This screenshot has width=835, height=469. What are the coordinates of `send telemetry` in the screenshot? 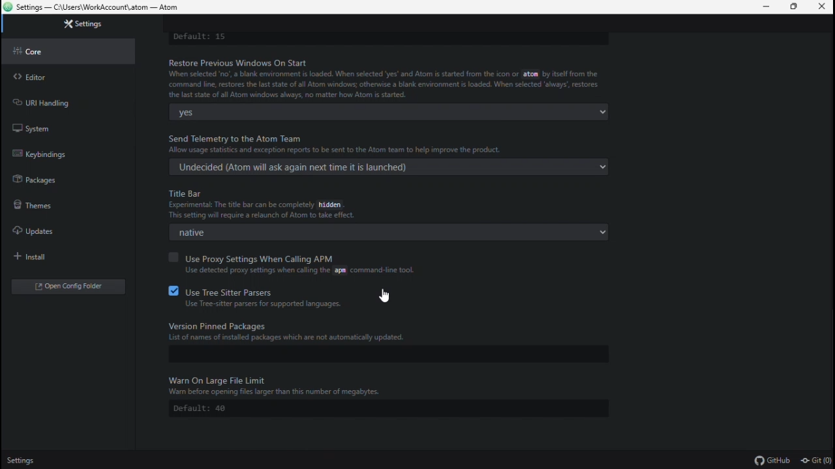 It's located at (393, 143).